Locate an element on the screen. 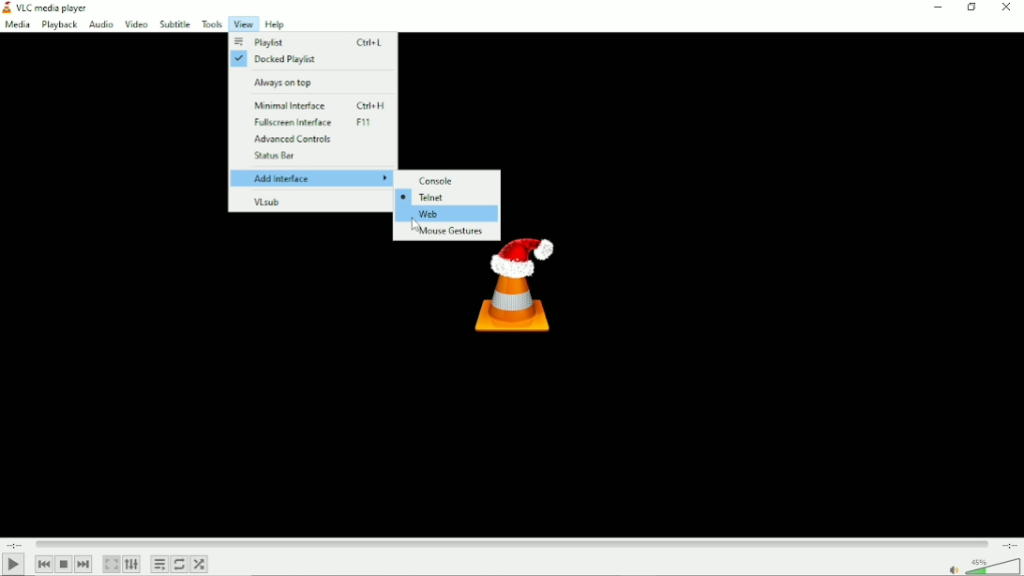  Play duration is located at coordinates (512, 544).